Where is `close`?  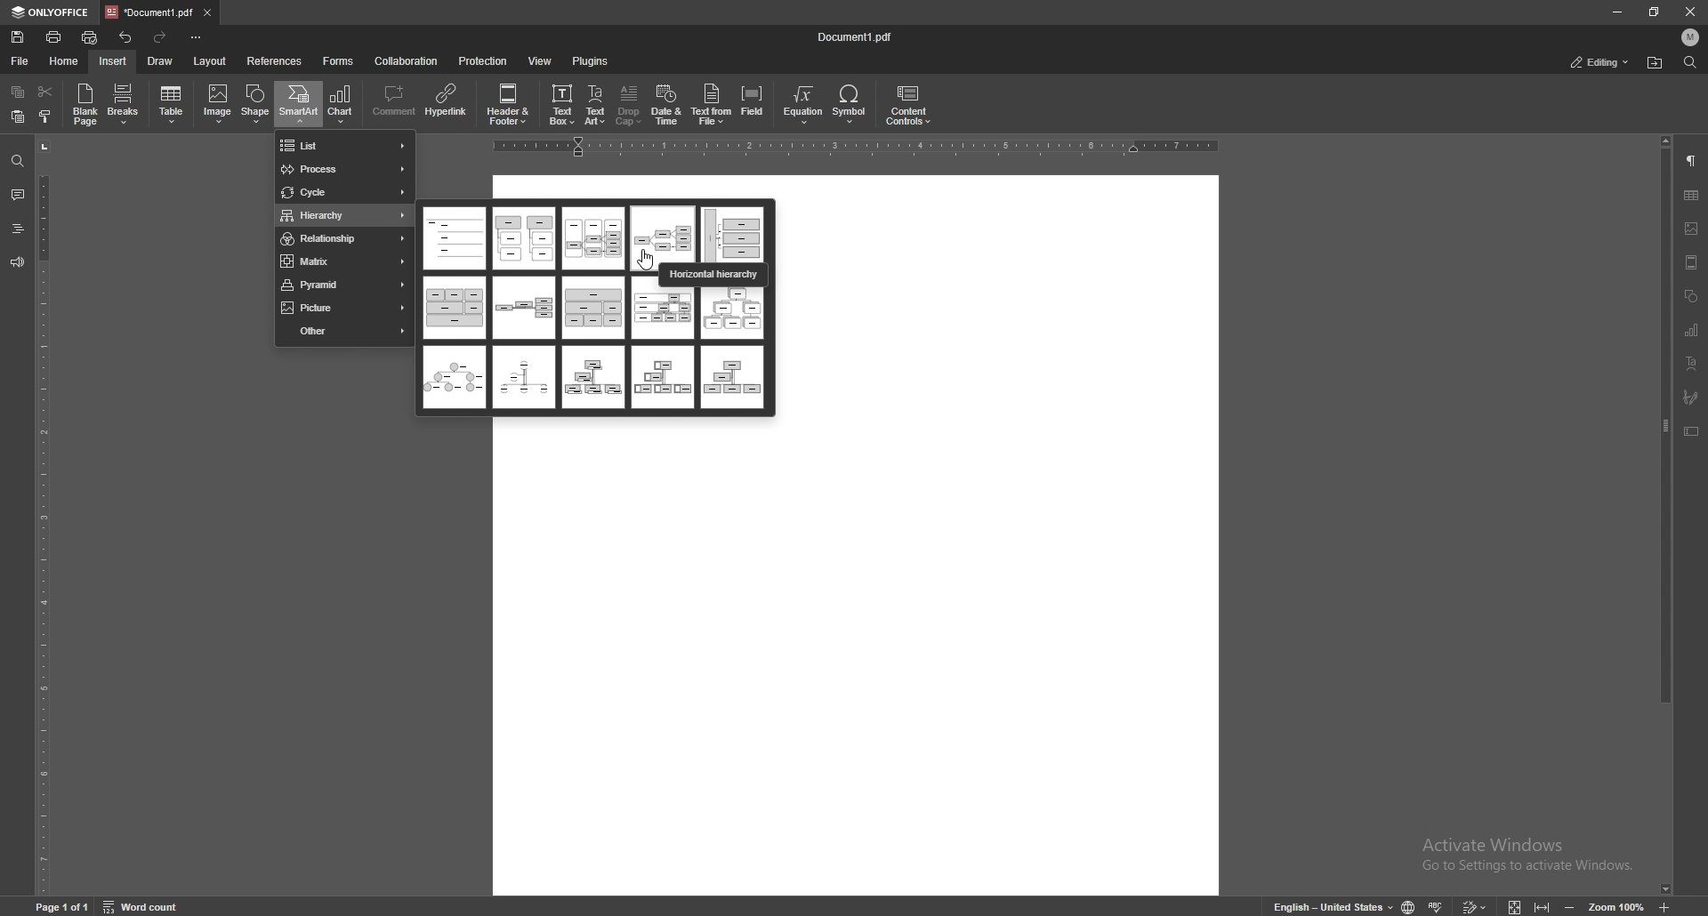
close is located at coordinates (1691, 11).